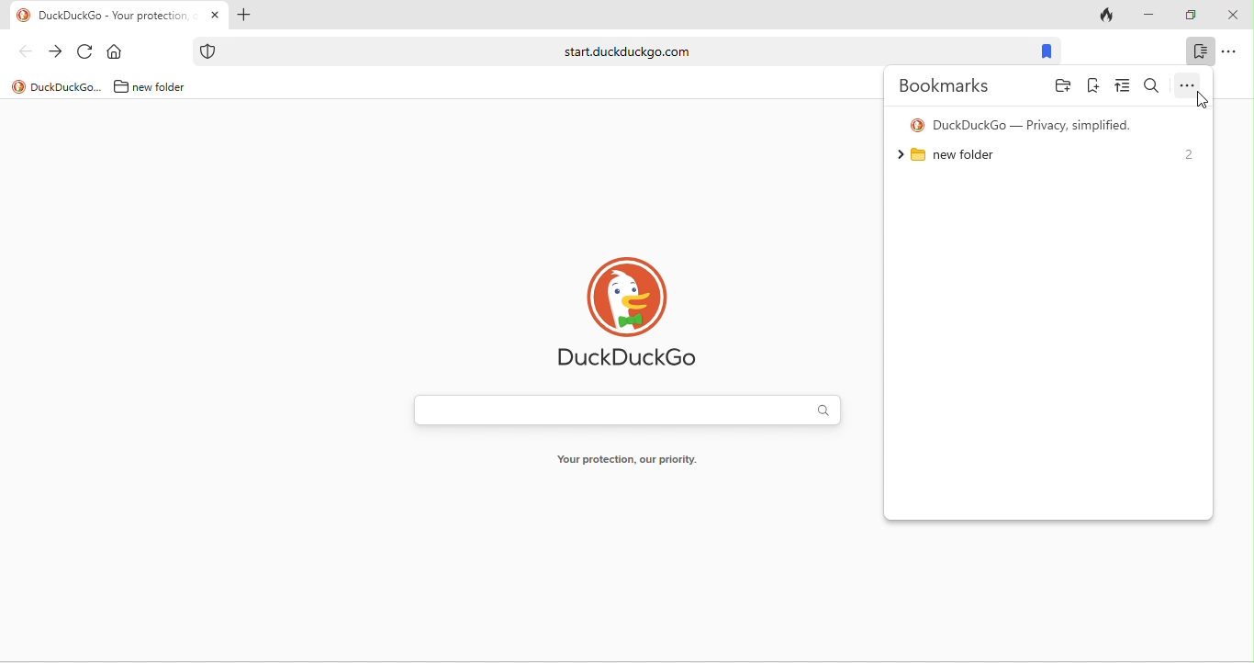  What do you see at coordinates (1189, 85) in the screenshot?
I see `option` at bounding box center [1189, 85].